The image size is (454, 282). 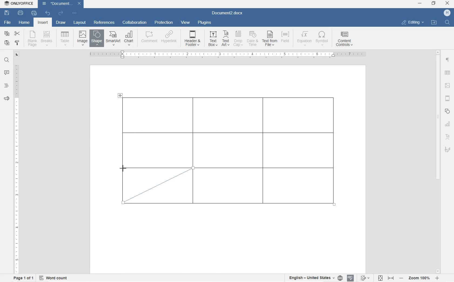 I want to click on diagonal line border drawn, so click(x=157, y=185).